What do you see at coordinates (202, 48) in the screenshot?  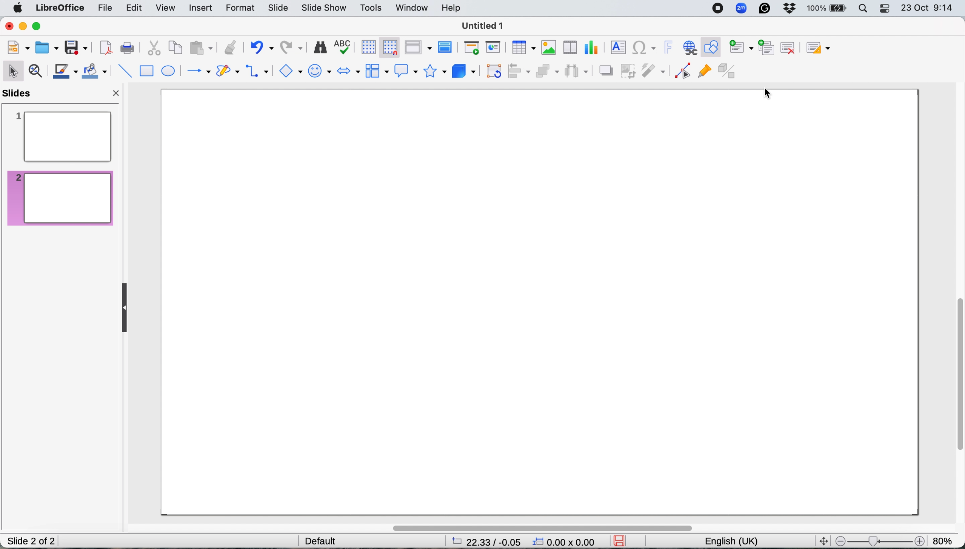 I see `paste` at bounding box center [202, 48].